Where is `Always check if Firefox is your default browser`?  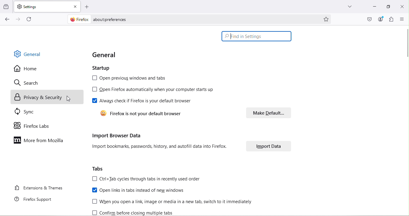 Always check if Firefox is your default browser is located at coordinates (144, 101).